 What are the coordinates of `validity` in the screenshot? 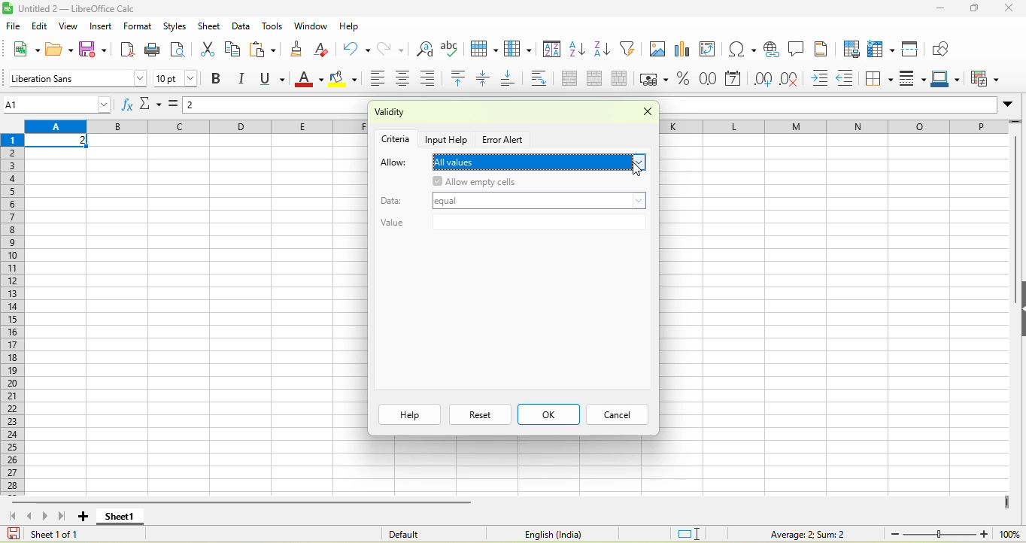 It's located at (430, 114).